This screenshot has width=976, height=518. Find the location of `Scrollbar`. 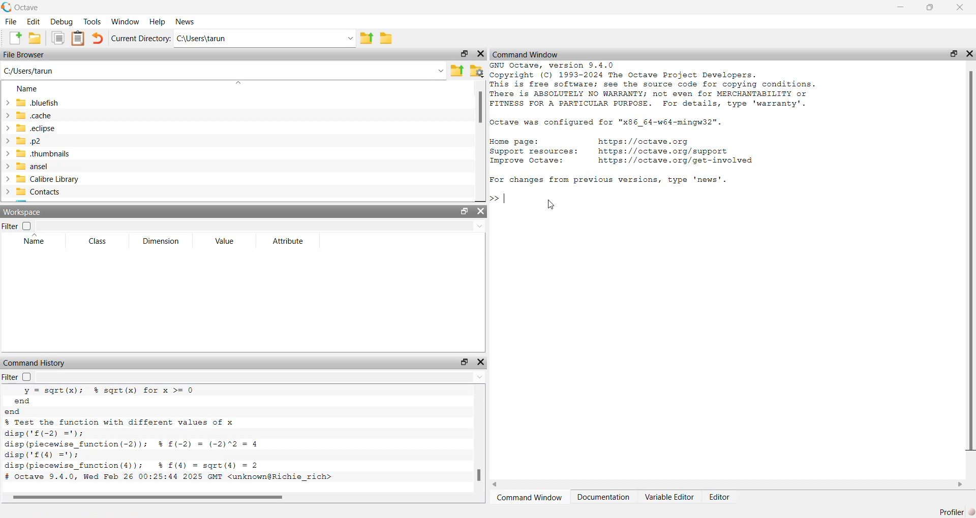

Scrollbar is located at coordinates (156, 497).